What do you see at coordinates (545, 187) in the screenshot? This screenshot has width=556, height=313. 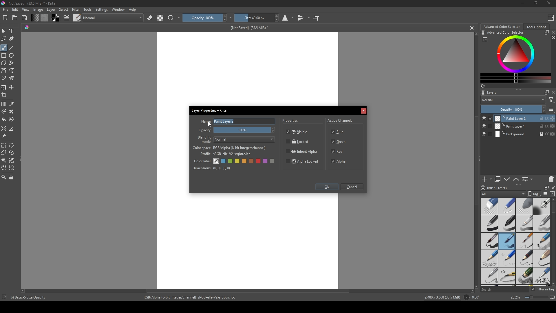 I see `resize` at bounding box center [545, 187].